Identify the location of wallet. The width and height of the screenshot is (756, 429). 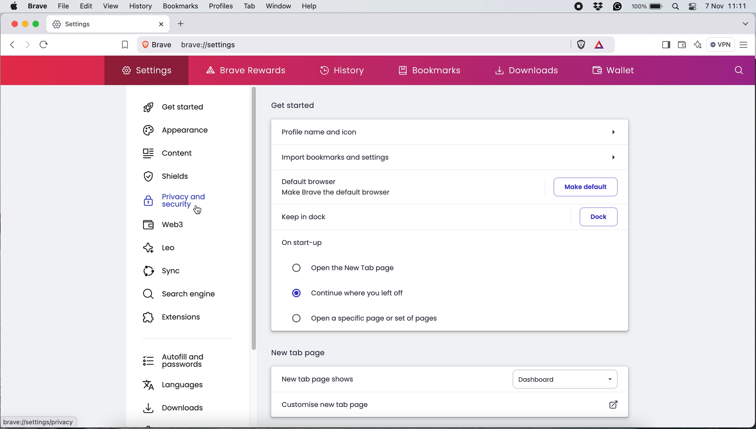
(684, 42).